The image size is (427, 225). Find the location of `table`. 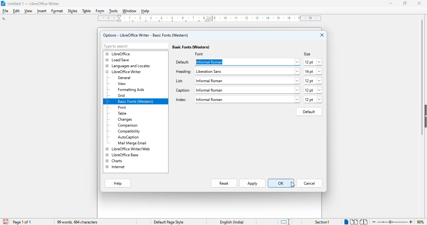

table is located at coordinates (86, 11).